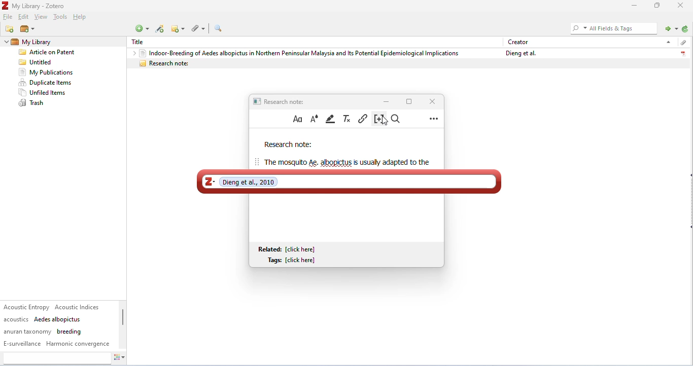 This screenshot has height=366, width=693. Describe the element at coordinates (348, 119) in the screenshot. I see `clear formatting` at that location.